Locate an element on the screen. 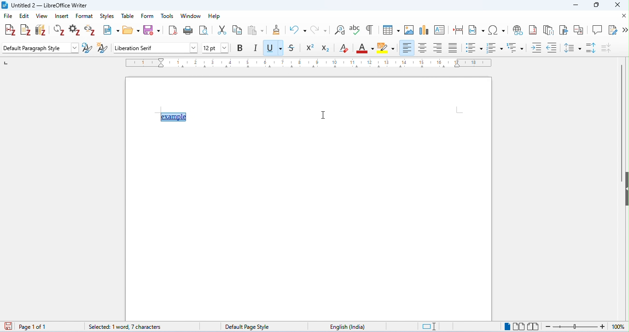 Image resolution: width=629 pixels, height=332 pixels. underline is located at coordinates (274, 48).